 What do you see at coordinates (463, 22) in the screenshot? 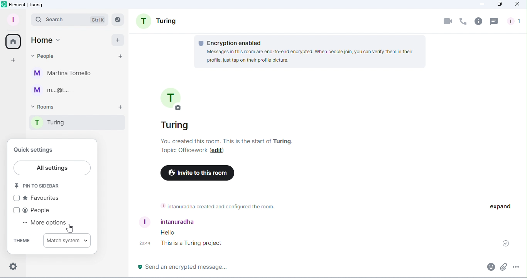
I see `Call` at bounding box center [463, 22].